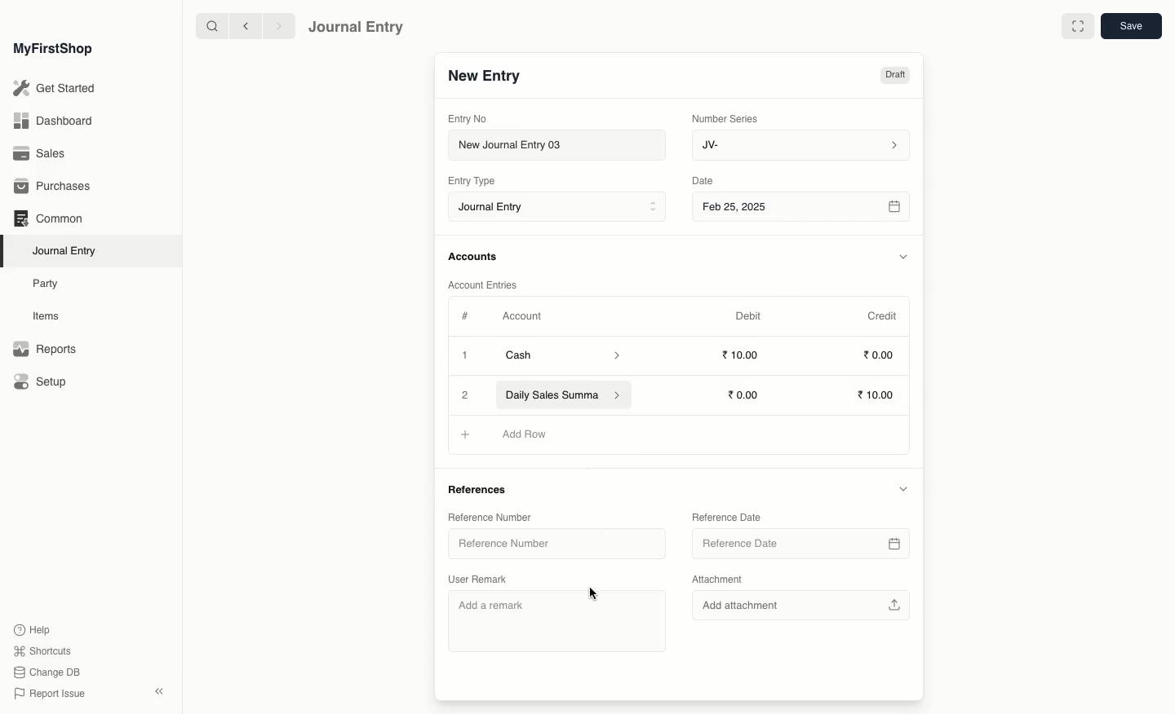 This screenshot has height=714, width=1175. I want to click on Date, so click(703, 181).